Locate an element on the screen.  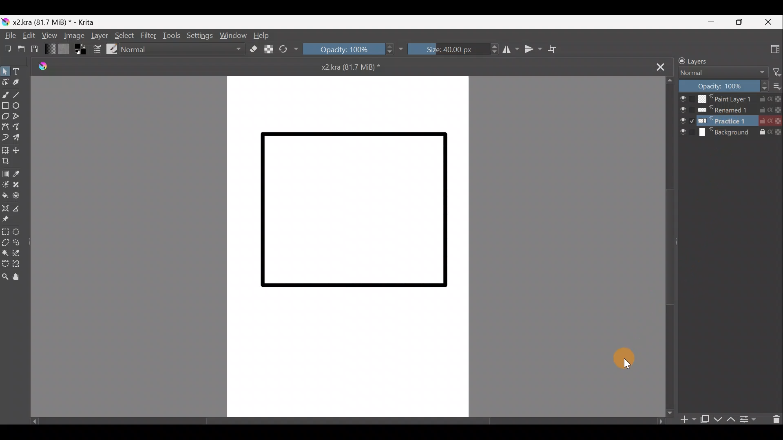
Image is located at coordinates (72, 35).